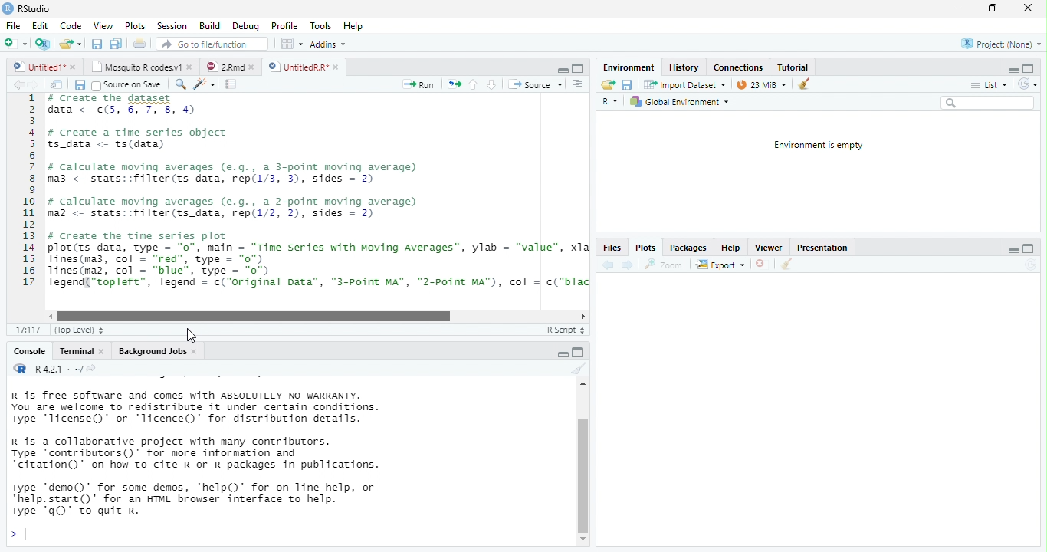 The height and width of the screenshot is (552, 1047). Describe the element at coordinates (306, 200) in the screenshot. I see `1 # create the dataset data <- ¢(5, 6, 7, 8, 4)34 # create a time series object5 ts_data <- ts(data)67 # calculate moving averages (e.g., a 3-point moving average)8 ma3 <- stats::filter(ts_data, rep(1/3, 3), sides = 2)910 # calculate moving averages (e.g., a 2-point moving average)11 maz <- stats::filter(ts_data, rep(1/2, 2), sides = 2)1213 # Create the time series plot14 plot(ts_data, type = "0", main = “Time Series with Moving Averages”, ylab = "value", xla15 lines(ma3, col - “red”, type = "0")16 lines(maz, col = “blue”, type = "o")17 Tegend(“topleft”, legend = c("original Data”, “"3-Point MA”, "2-Point MA"), col = c("blac` at that location.